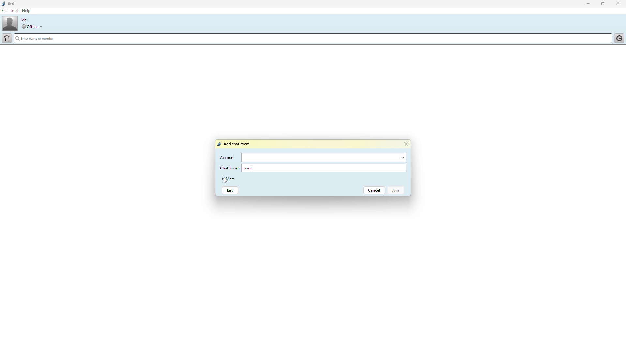  Describe the element at coordinates (228, 157) in the screenshot. I see `account` at that location.